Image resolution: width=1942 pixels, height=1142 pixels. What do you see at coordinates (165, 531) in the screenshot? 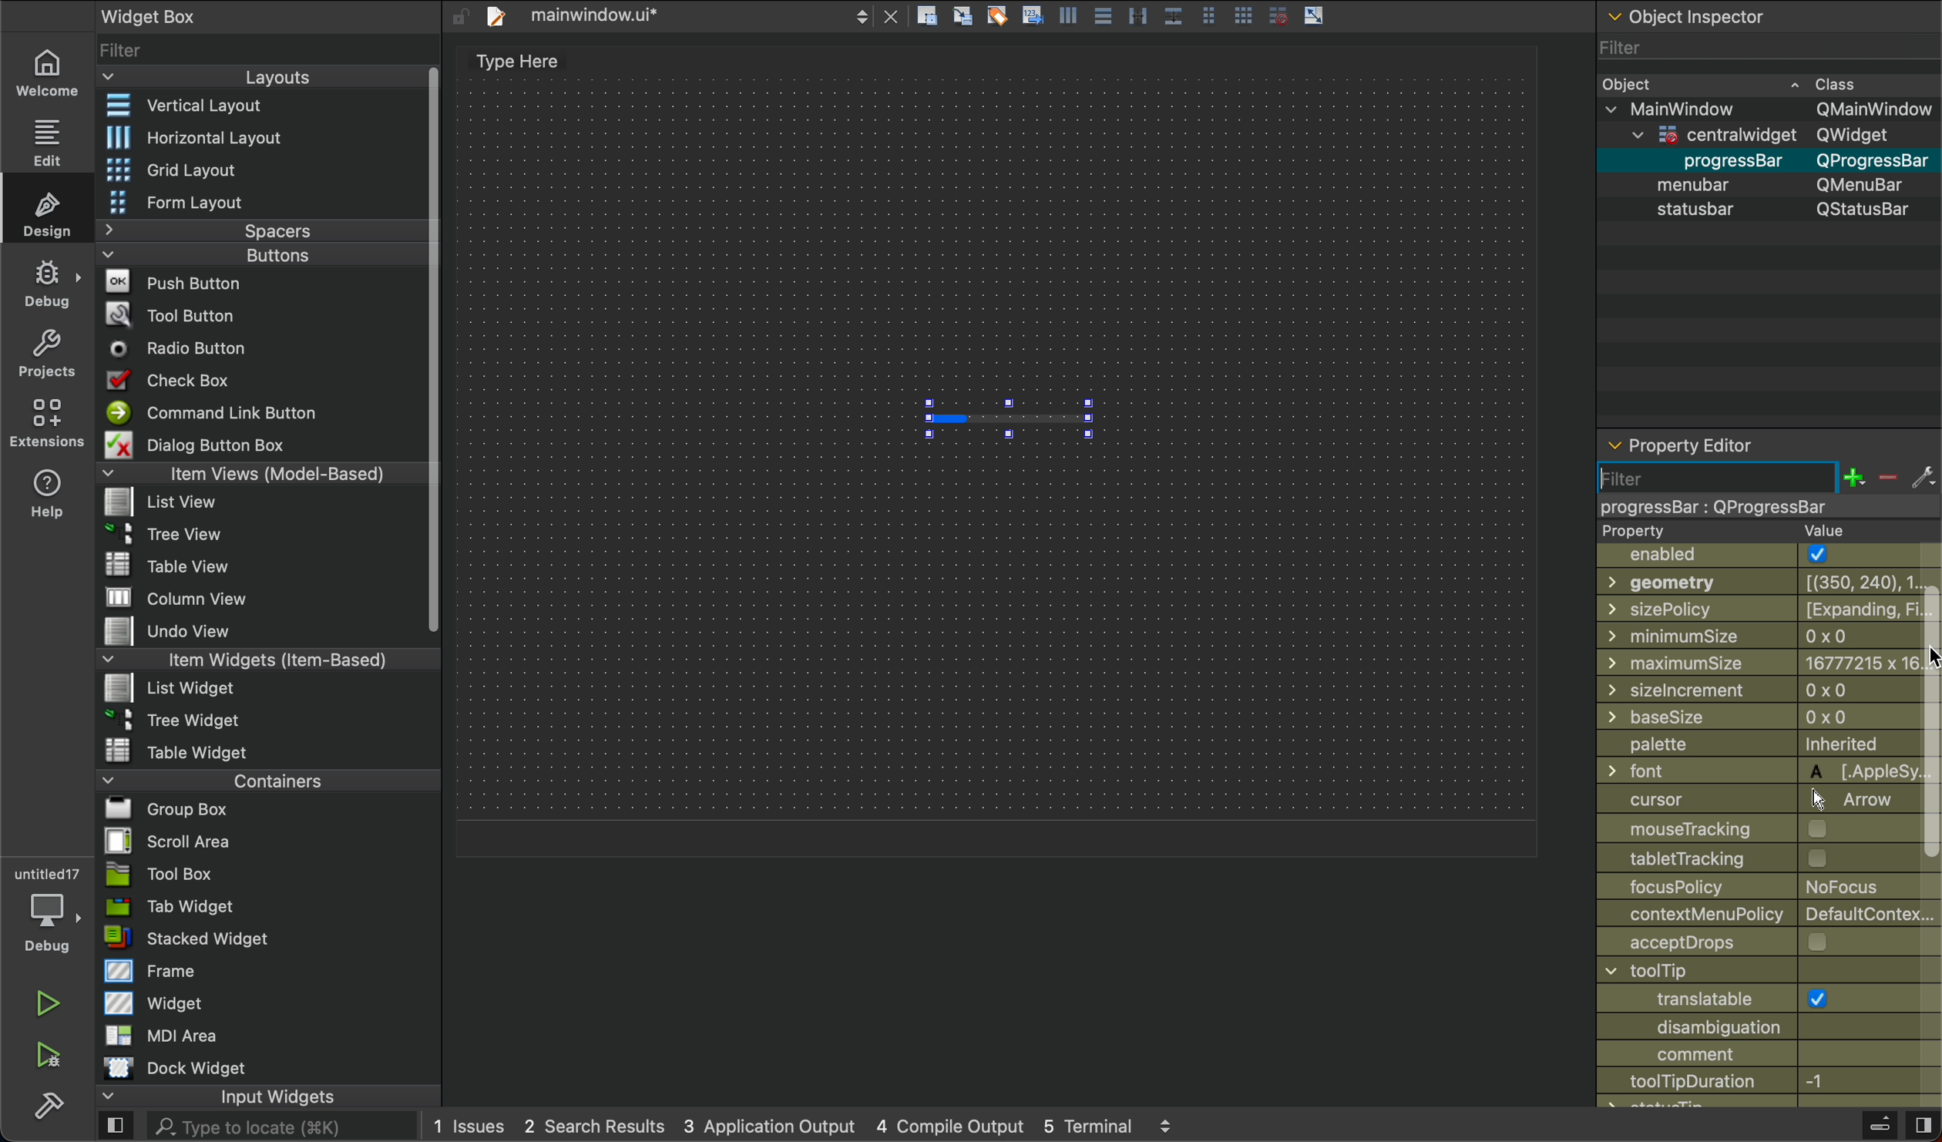
I see `File` at bounding box center [165, 531].